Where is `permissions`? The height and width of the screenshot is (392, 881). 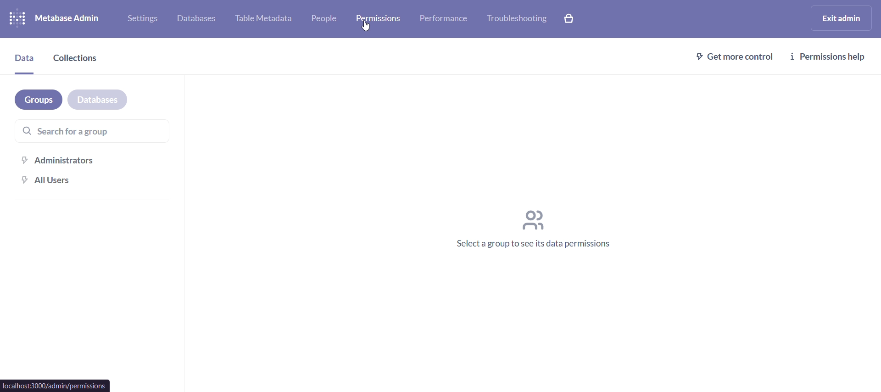
permissions is located at coordinates (383, 18).